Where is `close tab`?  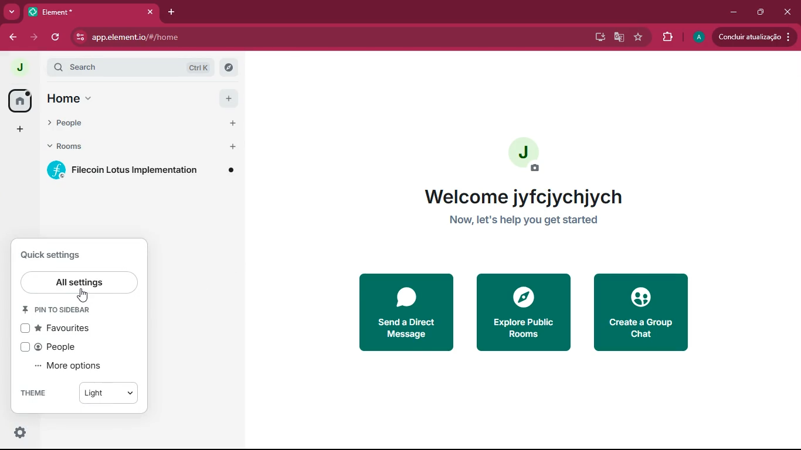
close tab is located at coordinates (150, 12).